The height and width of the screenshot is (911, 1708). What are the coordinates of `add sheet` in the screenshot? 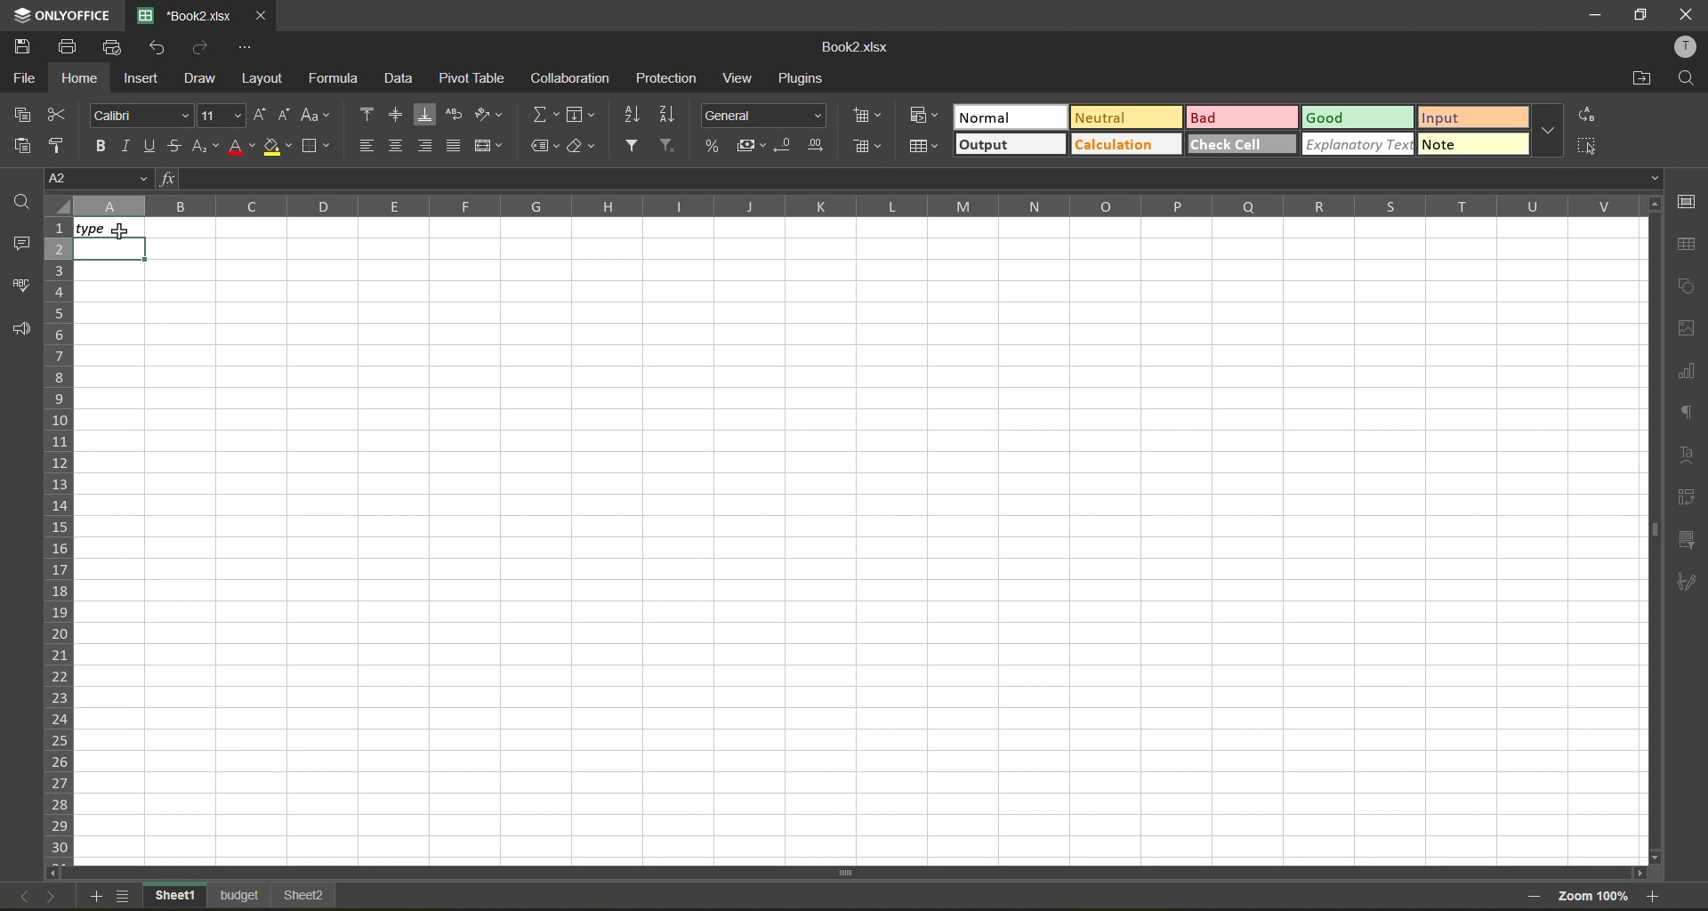 It's located at (100, 898).